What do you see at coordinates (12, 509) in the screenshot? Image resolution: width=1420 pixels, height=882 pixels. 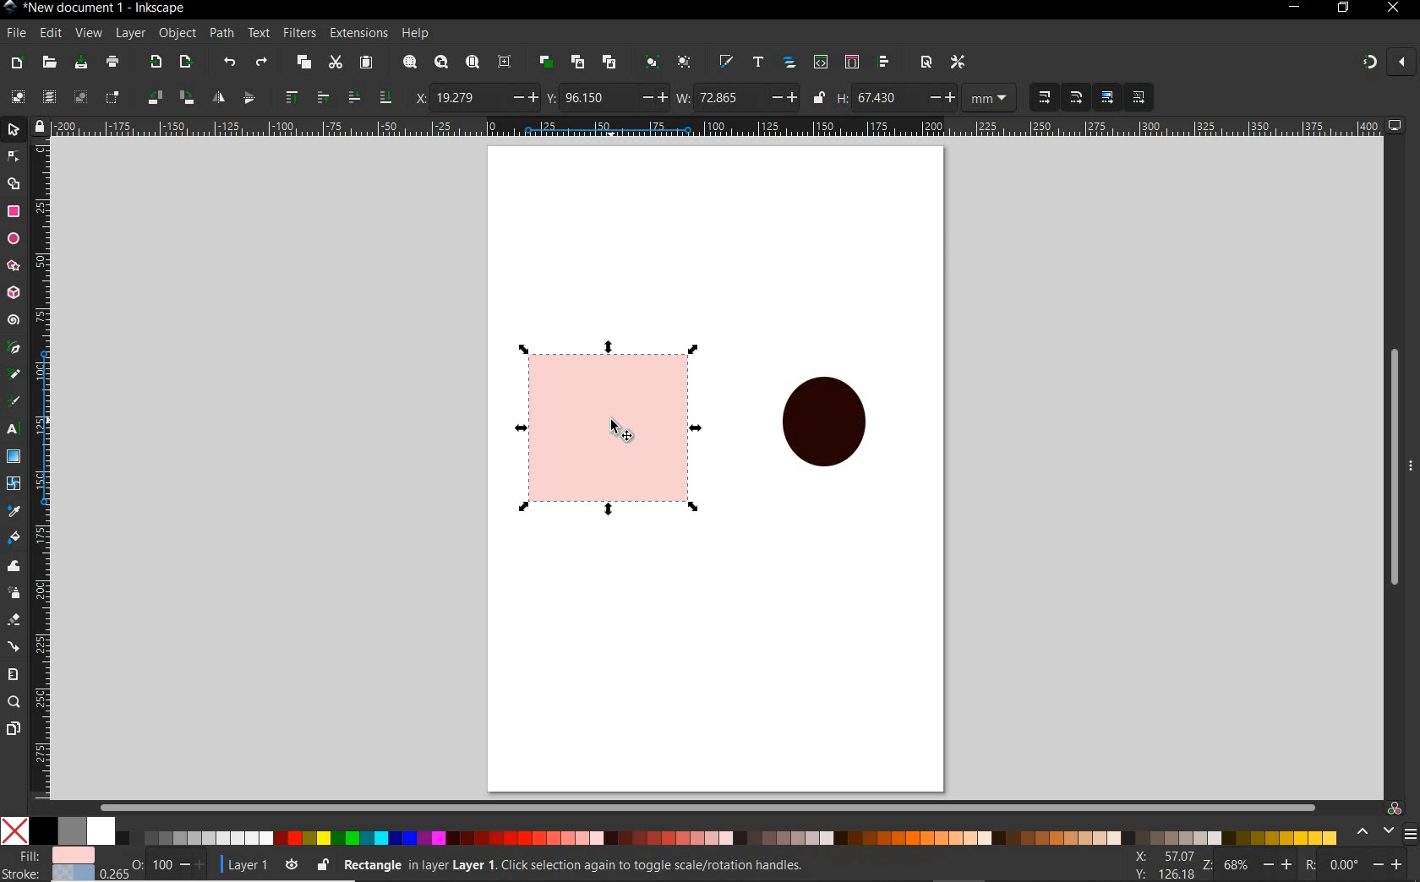 I see `dropper tool` at bounding box center [12, 509].